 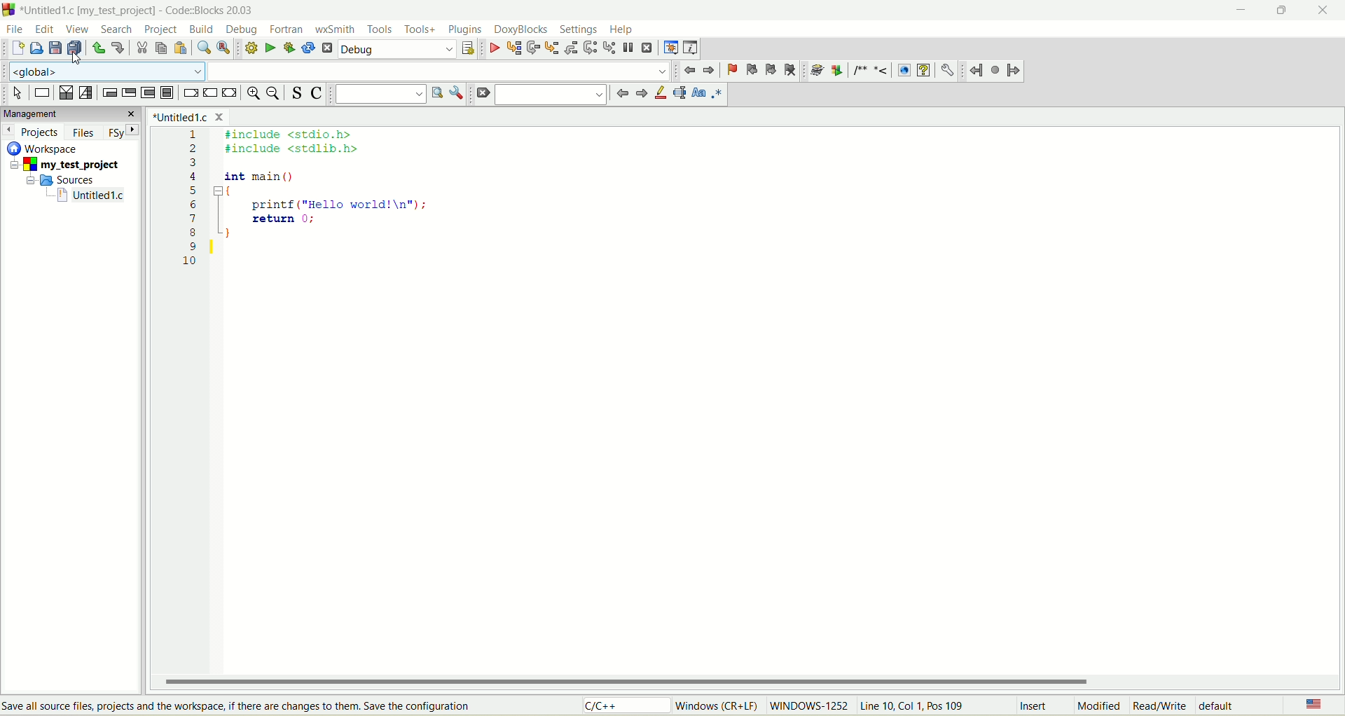 I want to click on untitled1.c, so click(x=191, y=116).